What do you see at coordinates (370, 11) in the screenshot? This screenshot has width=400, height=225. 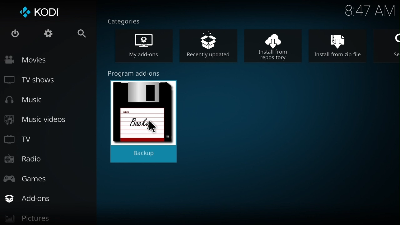 I see `Time` at bounding box center [370, 11].